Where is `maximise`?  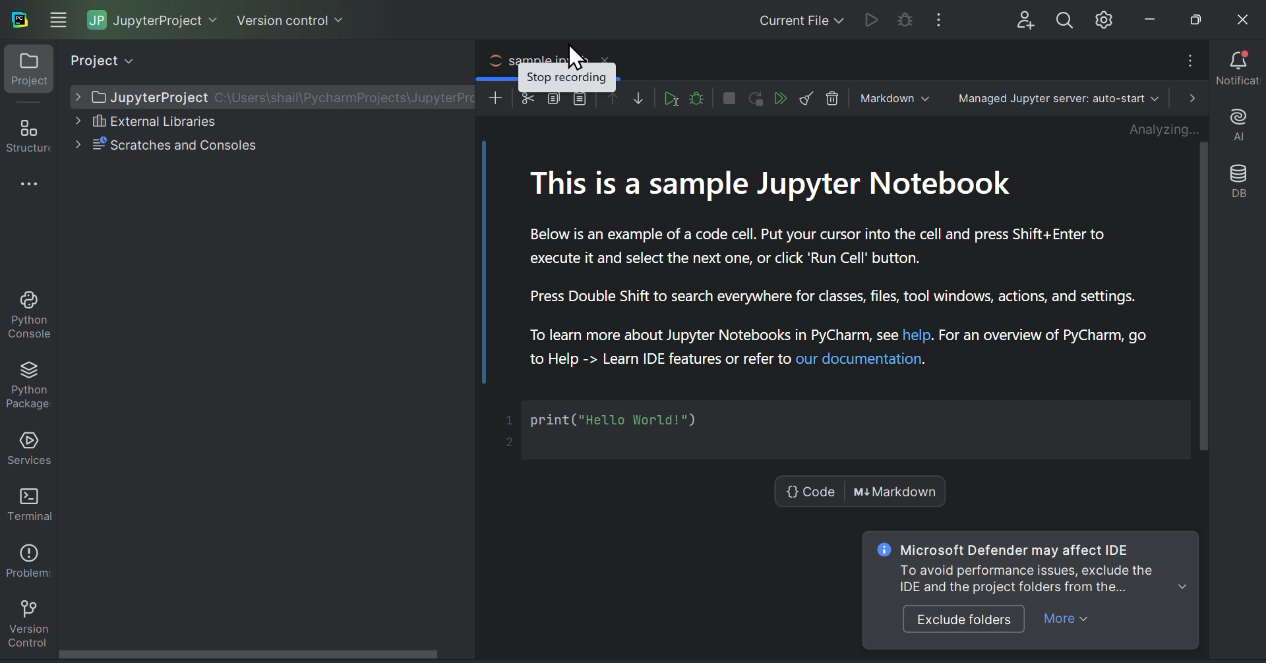 maximise is located at coordinates (1190, 17).